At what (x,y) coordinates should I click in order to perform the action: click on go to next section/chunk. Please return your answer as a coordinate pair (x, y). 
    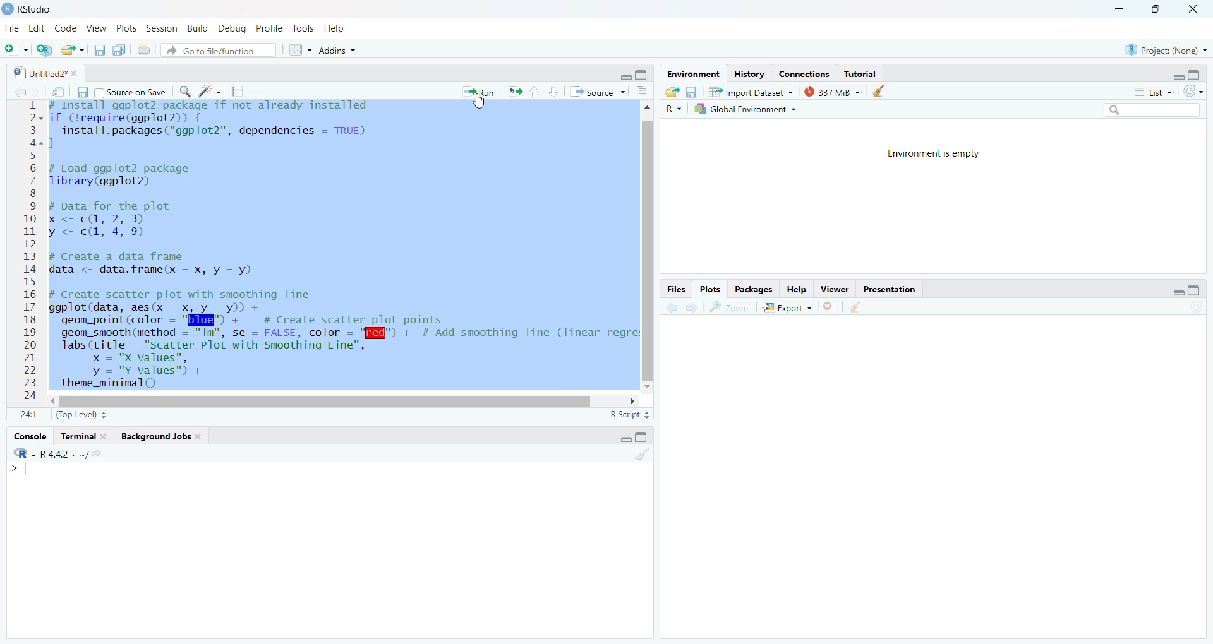
    Looking at the image, I should click on (555, 92).